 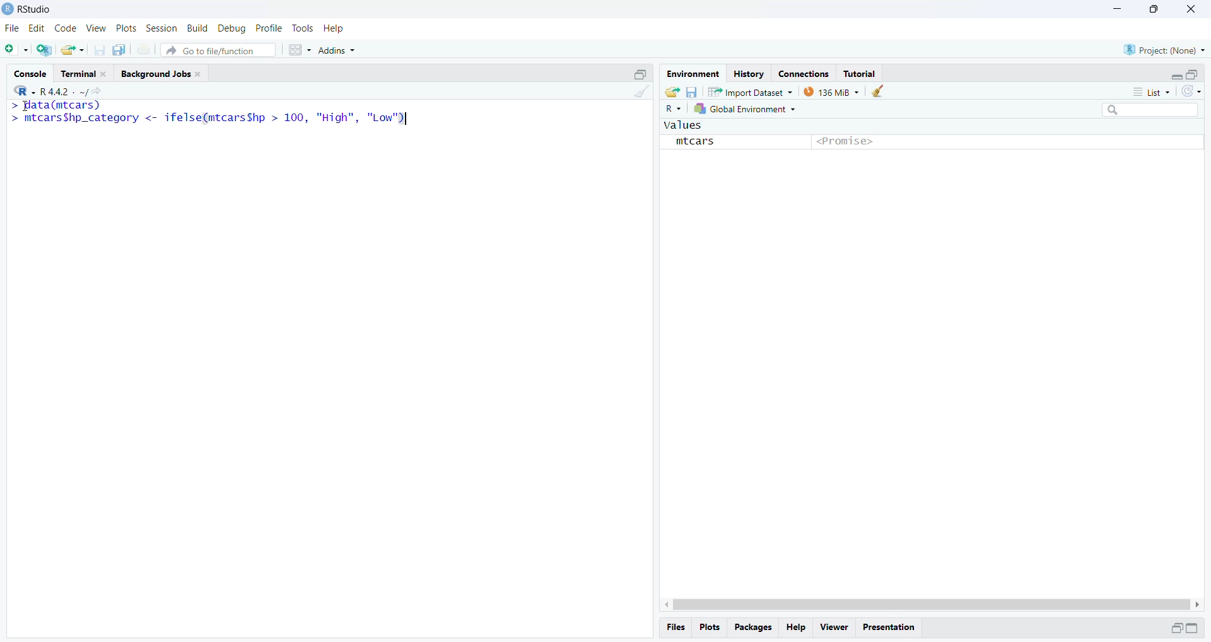 What do you see at coordinates (32, 73) in the screenshot?
I see `Console` at bounding box center [32, 73].